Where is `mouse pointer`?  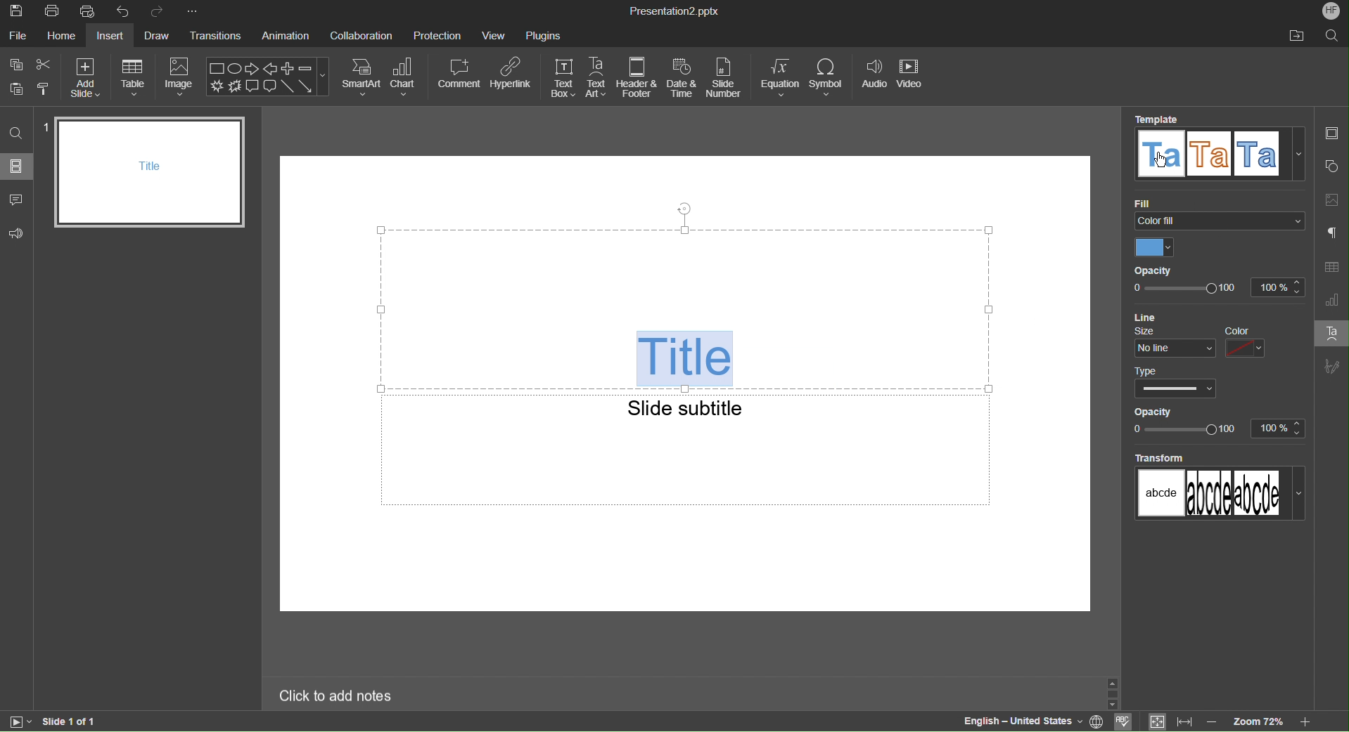 mouse pointer is located at coordinates (1162, 163).